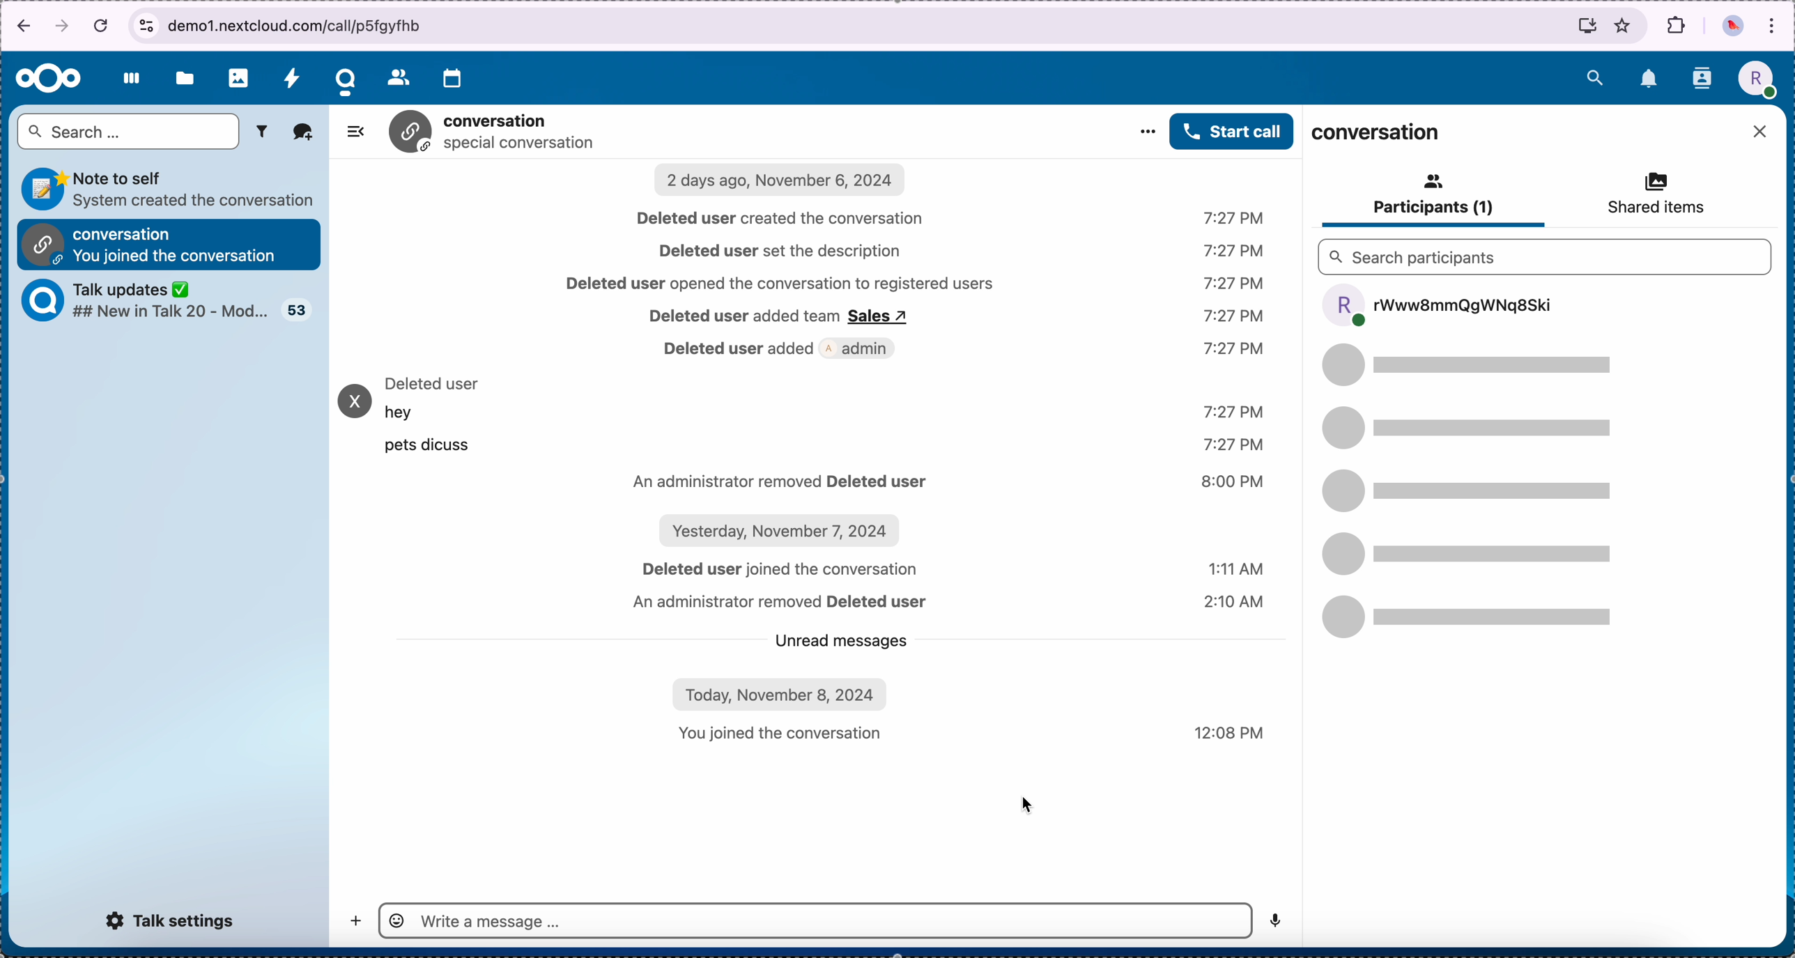 The height and width of the screenshot is (958, 1795). Describe the element at coordinates (167, 244) in the screenshot. I see `conversation` at that location.